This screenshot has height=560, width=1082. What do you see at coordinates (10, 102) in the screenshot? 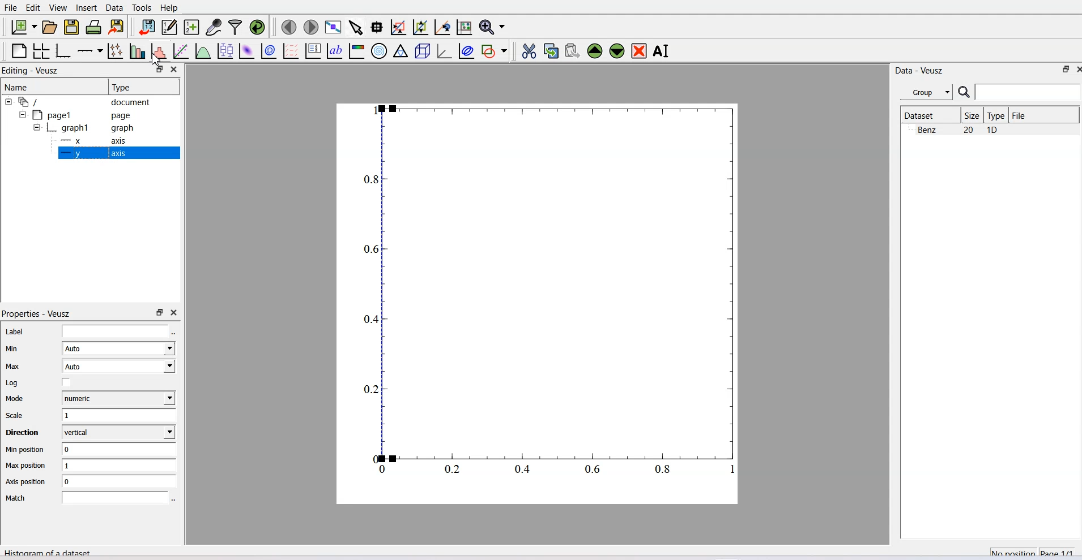
I see `Collapse` at bounding box center [10, 102].